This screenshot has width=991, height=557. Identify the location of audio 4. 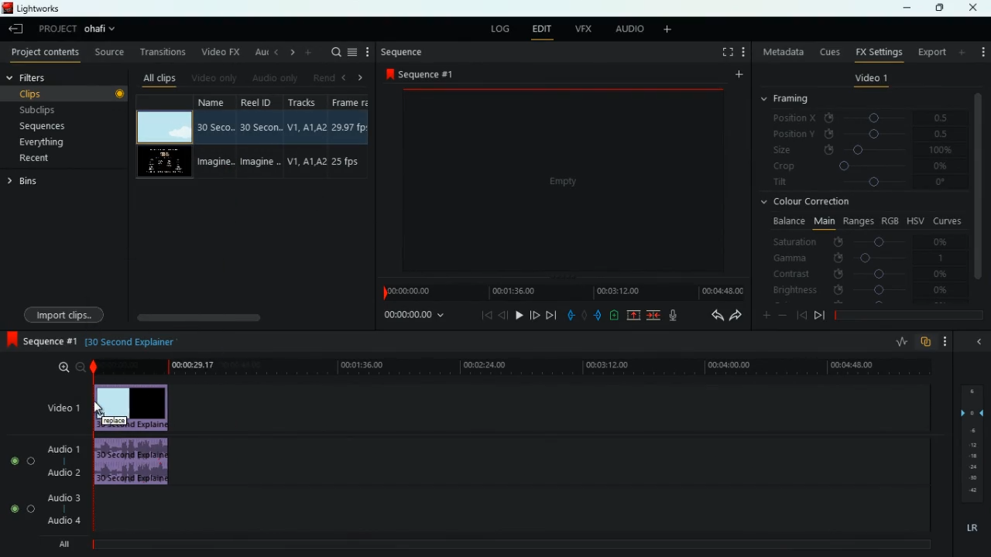
(61, 520).